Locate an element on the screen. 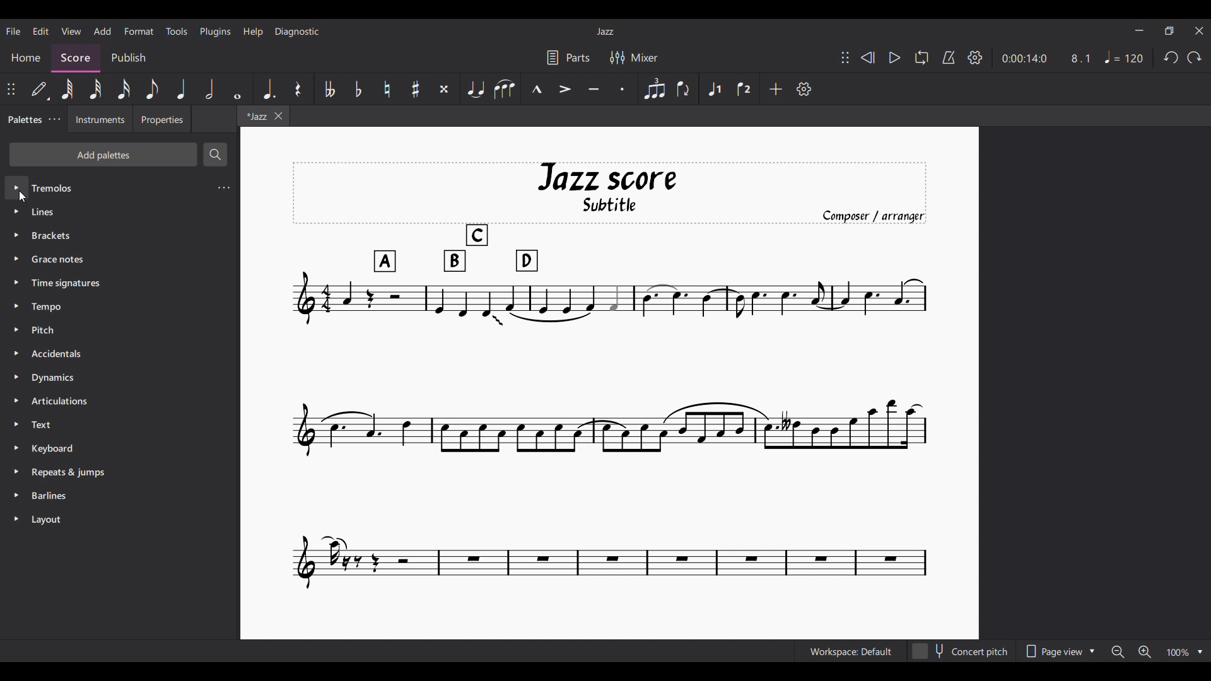 This screenshot has height=681, width=1211. Articulations is located at coordinates (119, 400).